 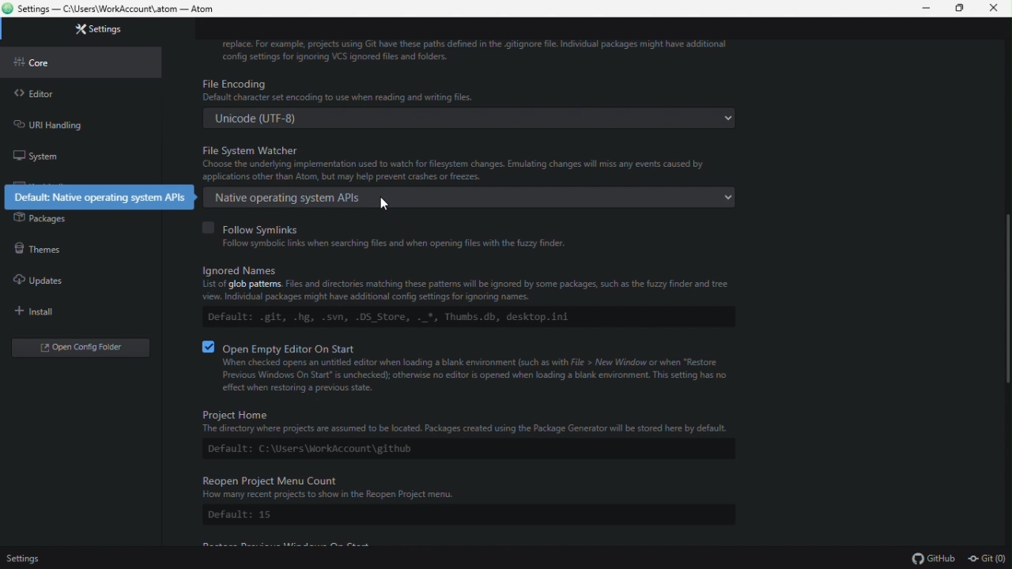 I want to click on Updates, so click(x=38, y=278).